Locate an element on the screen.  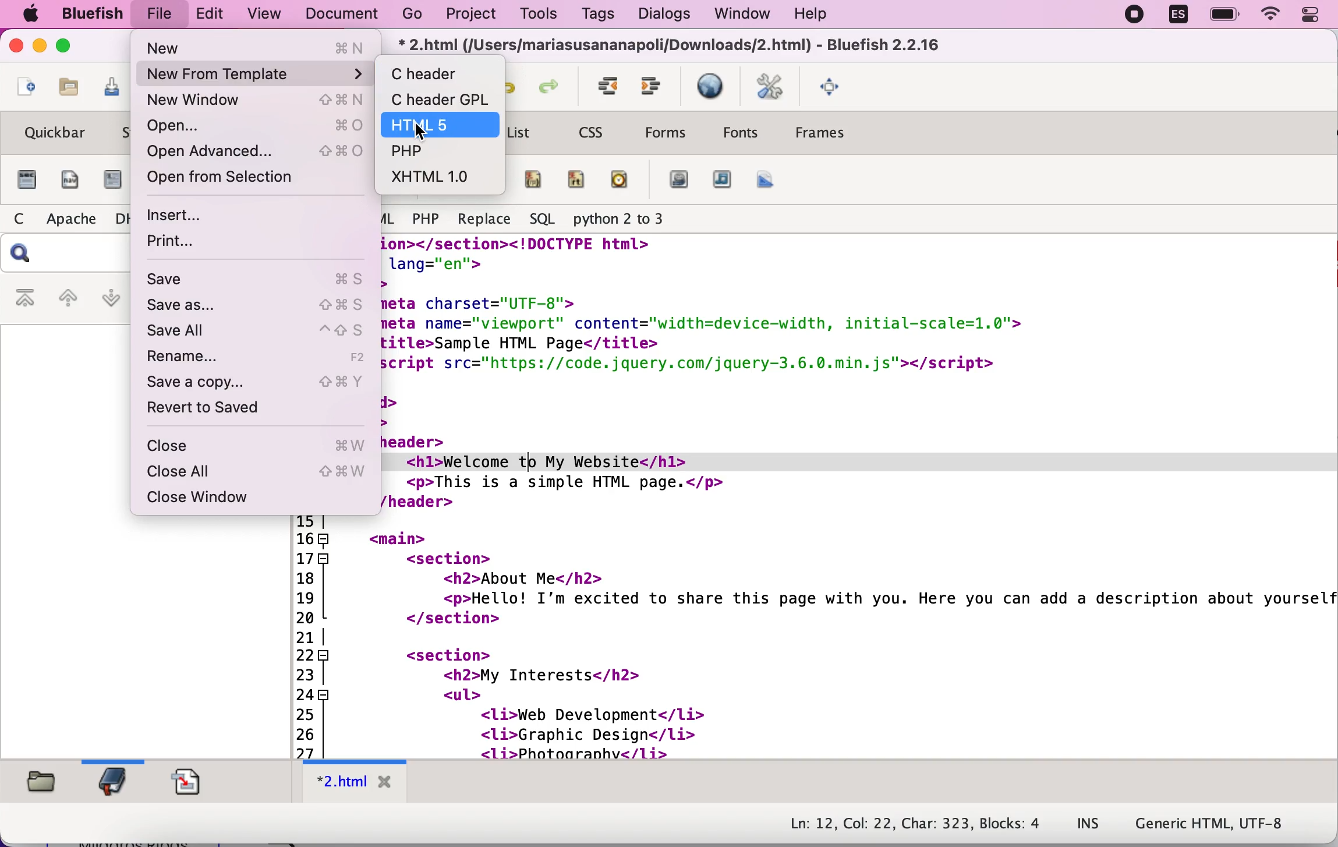
redo is located at coordinates (550, 85).